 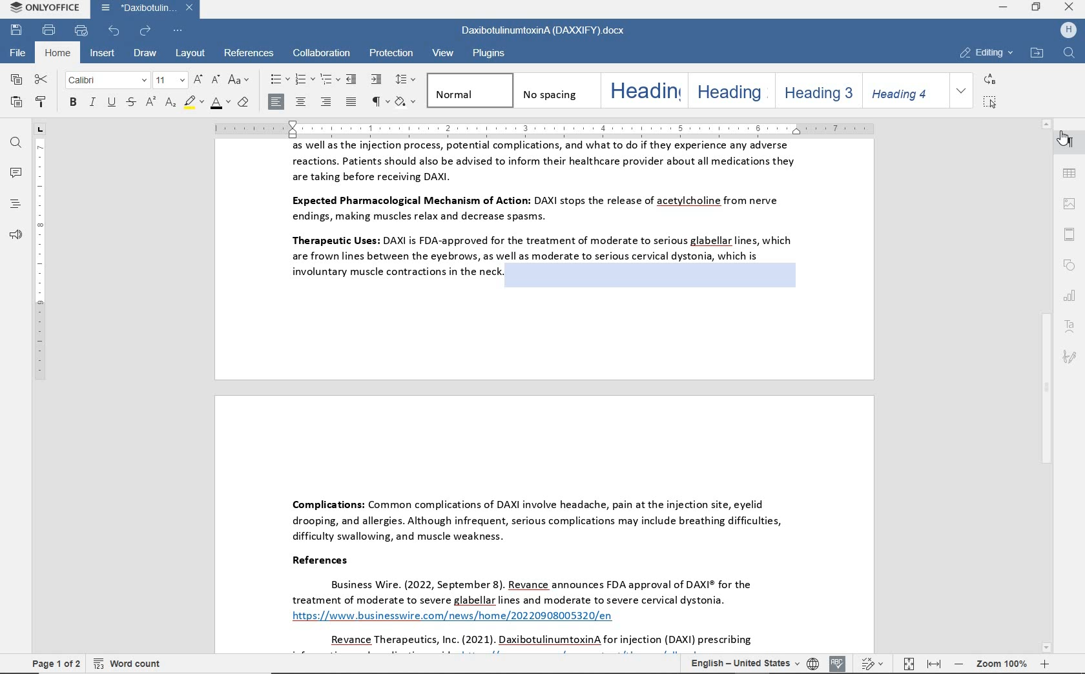 I want to click on image, so click(x=1069, y=205).